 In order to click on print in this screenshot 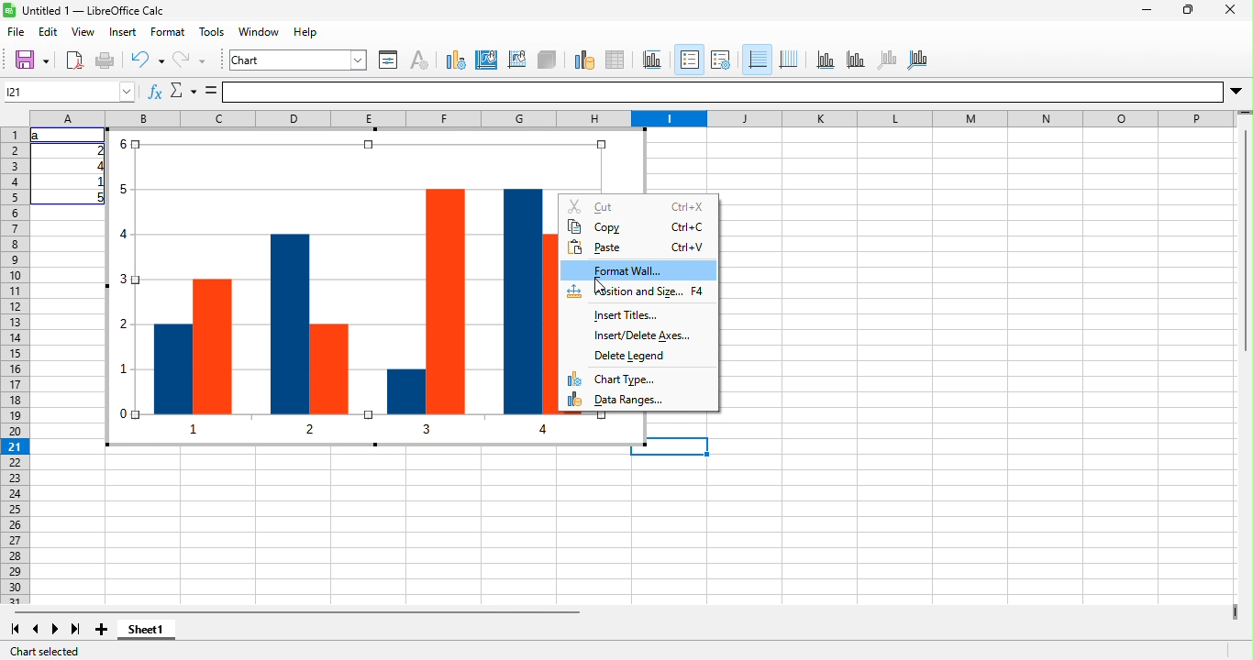, I will do `click(105, 60)`.